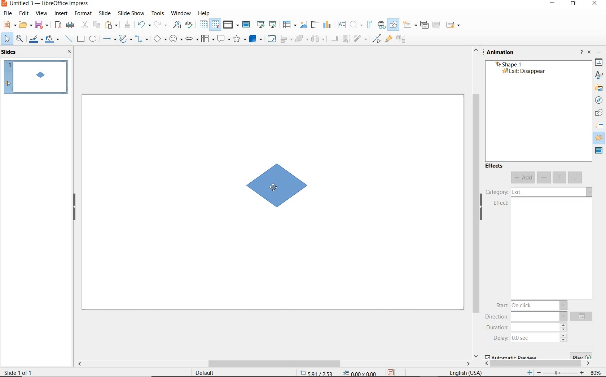 Image resolution: width=606 pixels, height=377 pixels. I want to click on gallery, so click(597, 88).